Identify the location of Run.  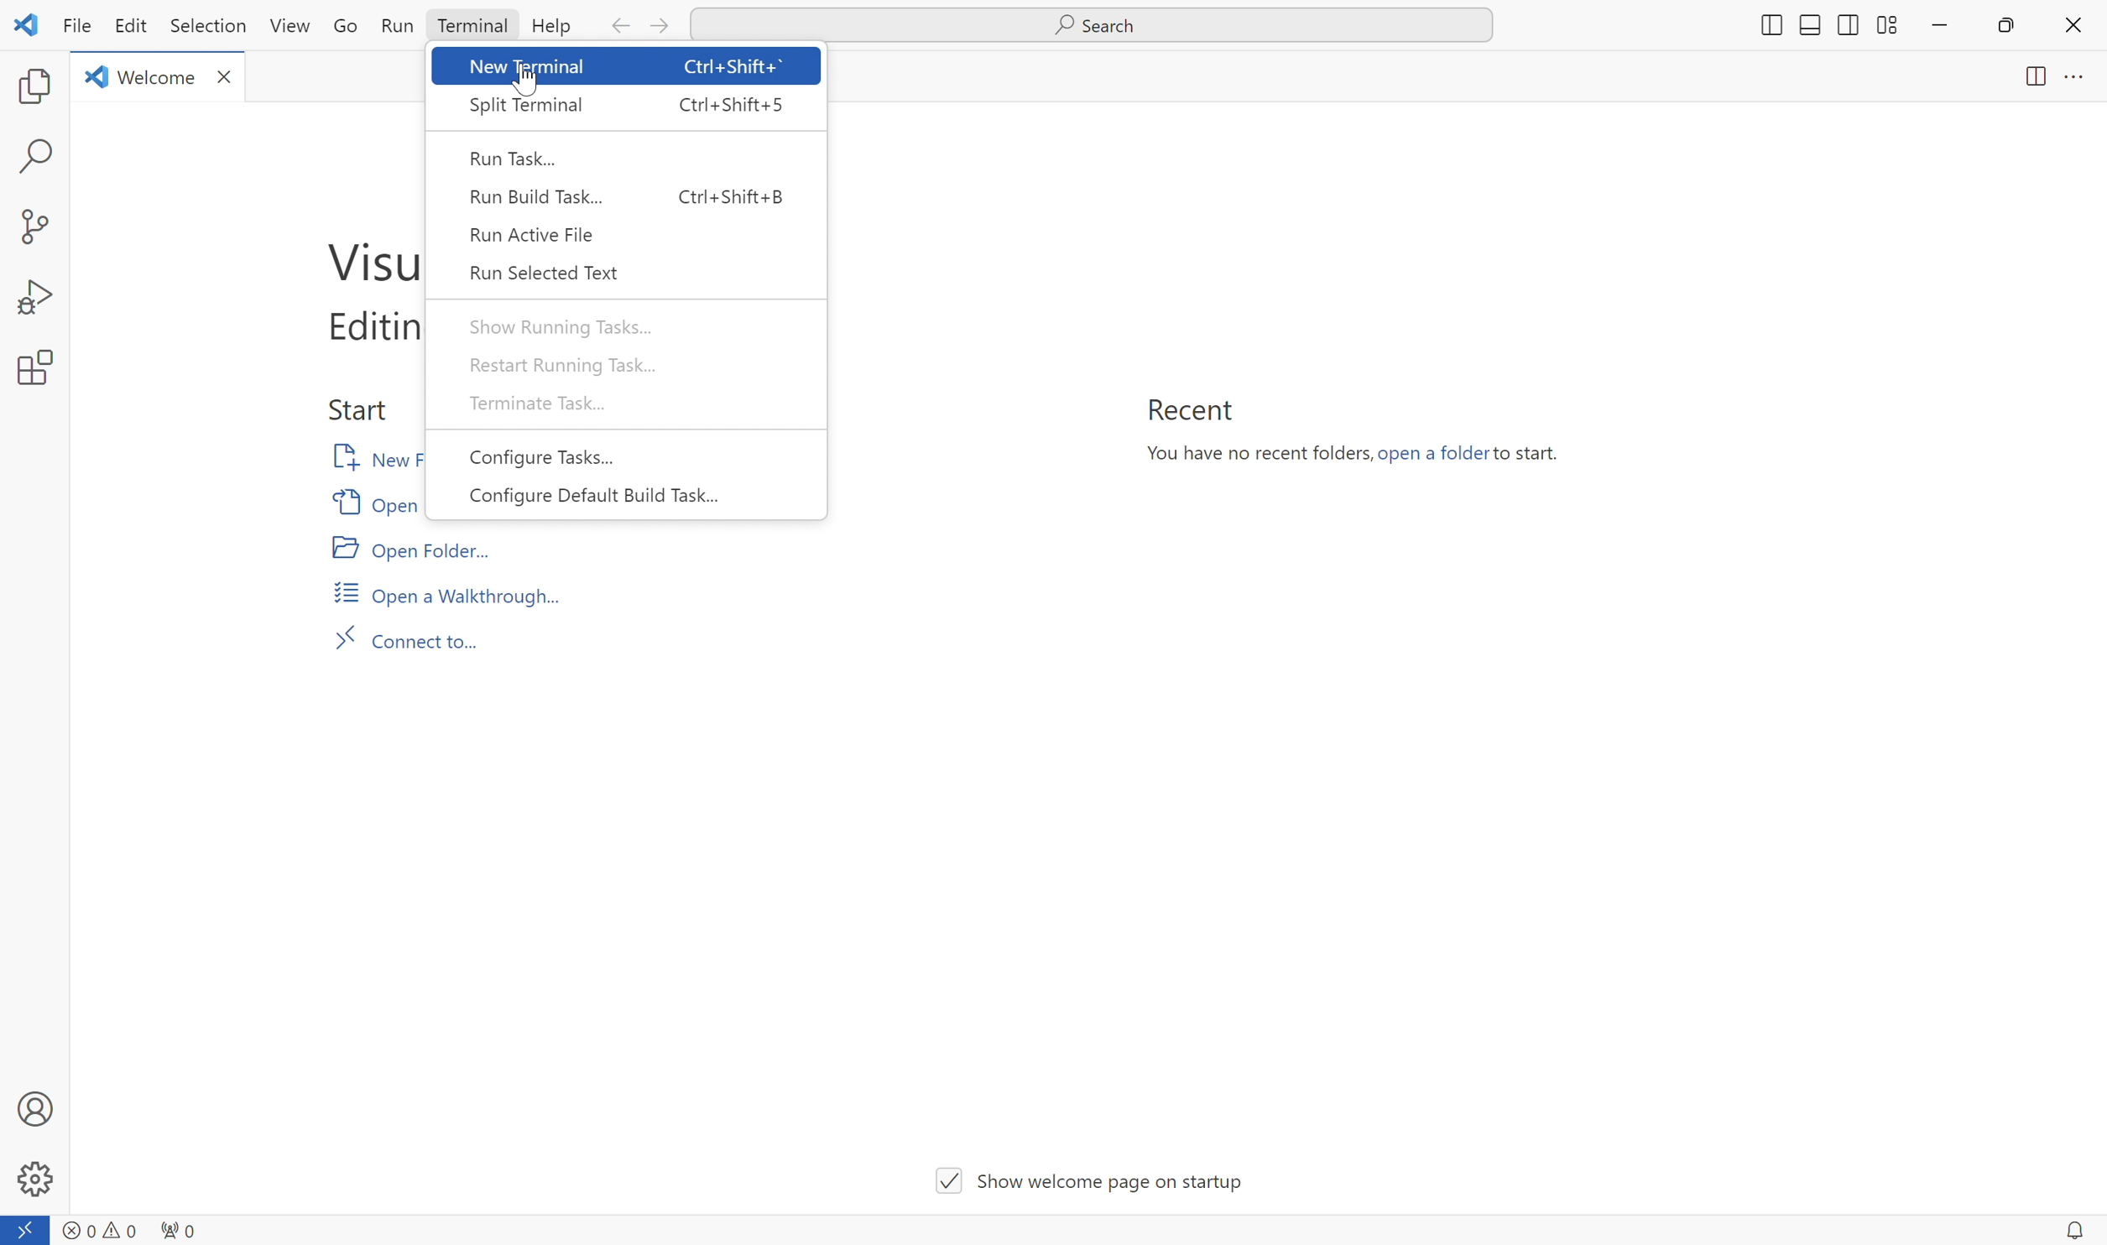
(396, 24).